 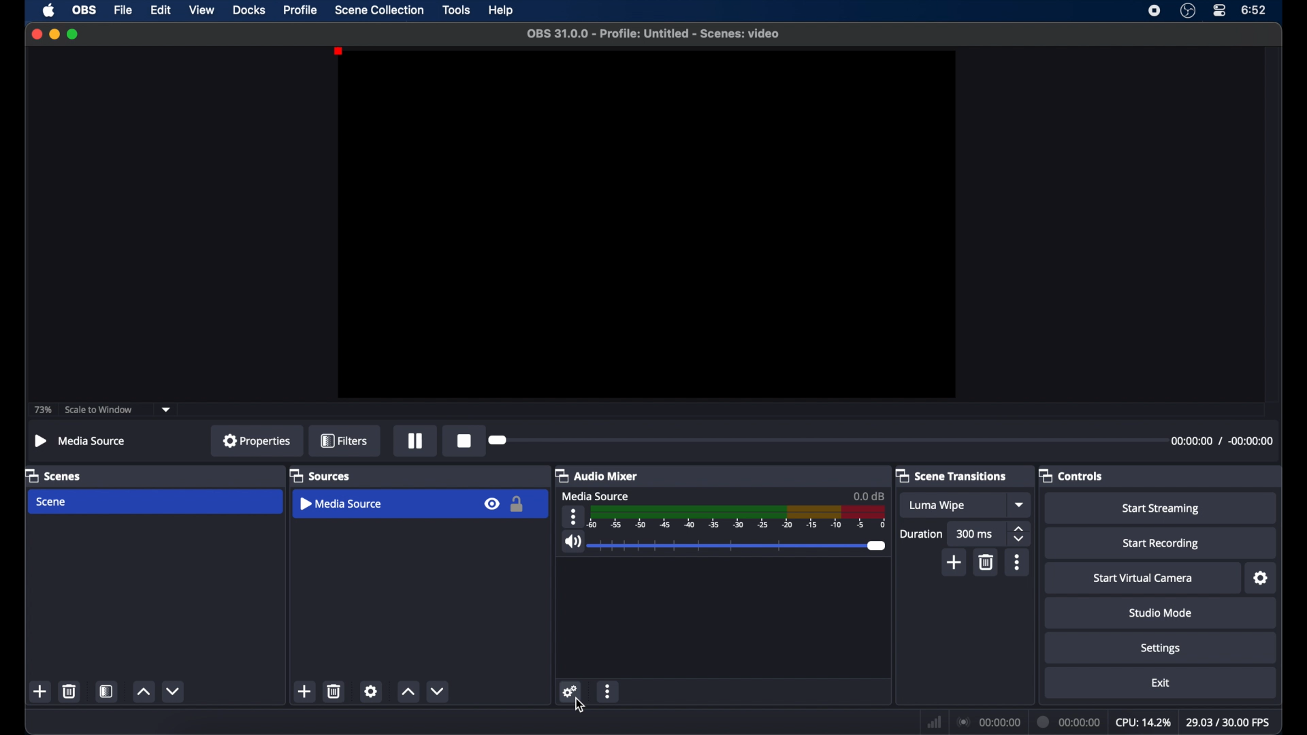 I want to click on fps, so click(x=1228, y=723).